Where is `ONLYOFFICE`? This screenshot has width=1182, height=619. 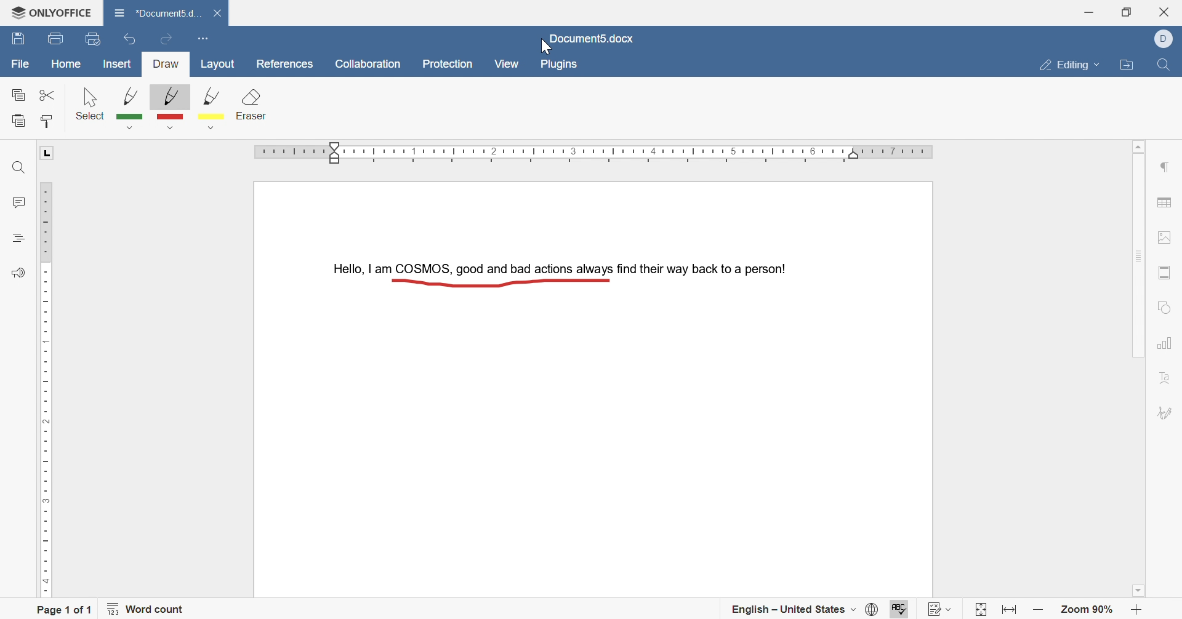
ONLYOFFICE is located at coordinates (47, 10).